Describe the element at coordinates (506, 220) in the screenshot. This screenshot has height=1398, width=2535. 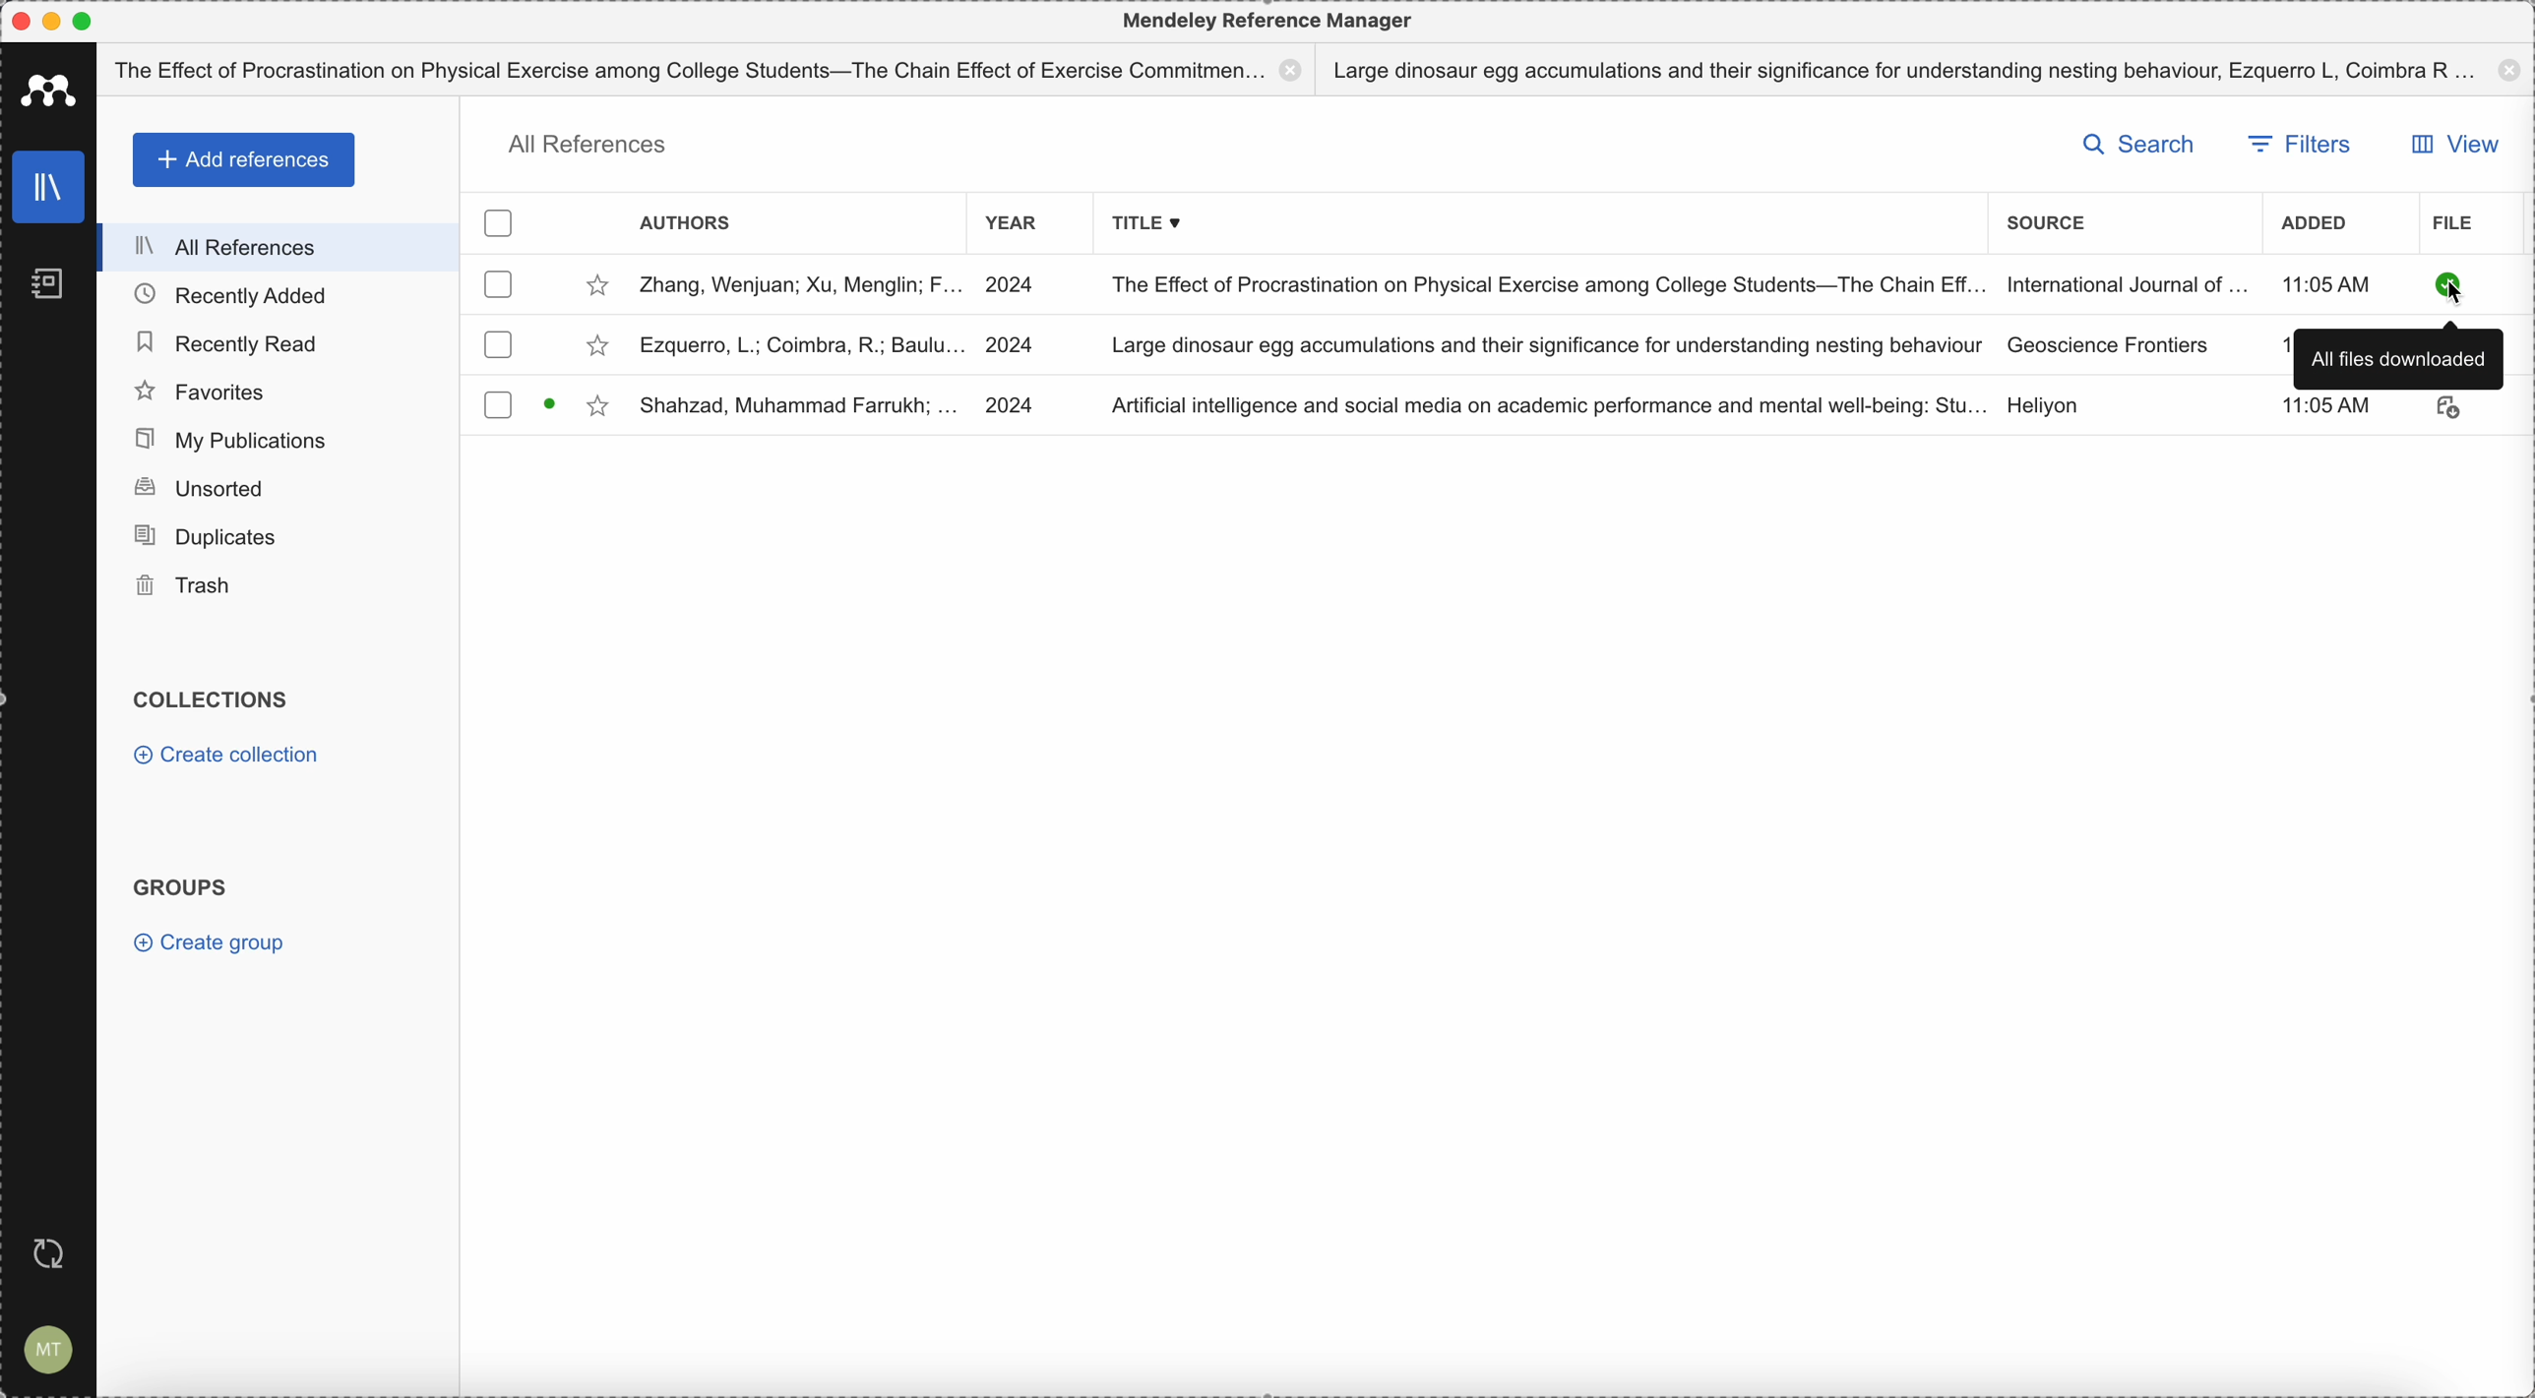
I see `checkbox` at that location.